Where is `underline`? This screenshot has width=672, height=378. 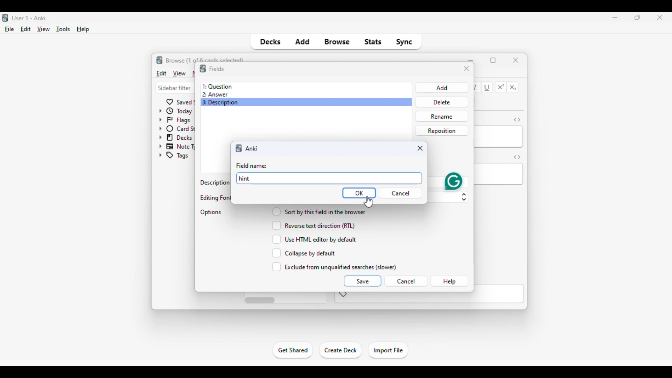 underline is located at coordinates (488, 88).